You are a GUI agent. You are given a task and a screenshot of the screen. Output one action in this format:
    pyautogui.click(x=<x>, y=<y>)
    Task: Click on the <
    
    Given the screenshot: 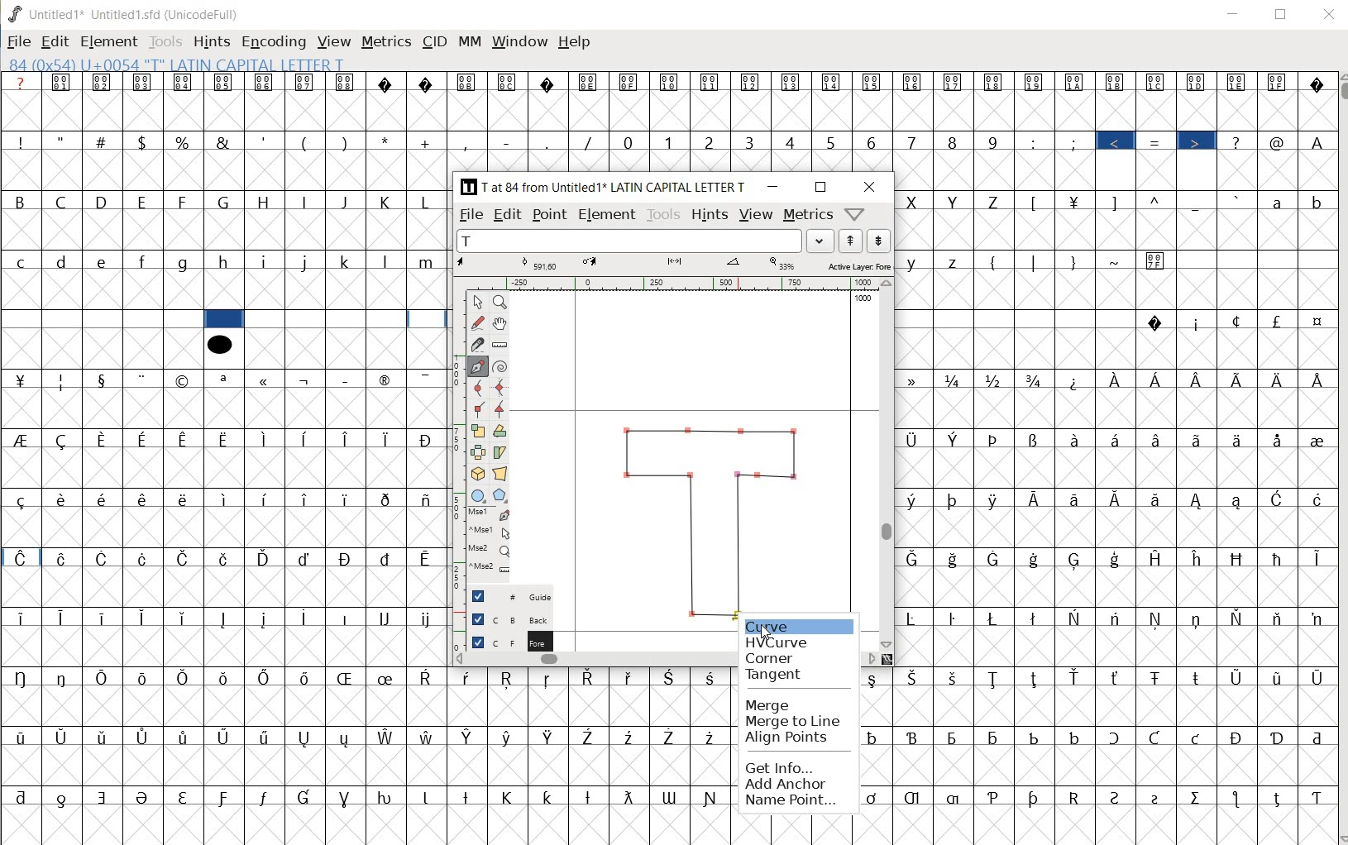 What is the action you would take?
    pyautogui.click(x=1118, y=142)
    